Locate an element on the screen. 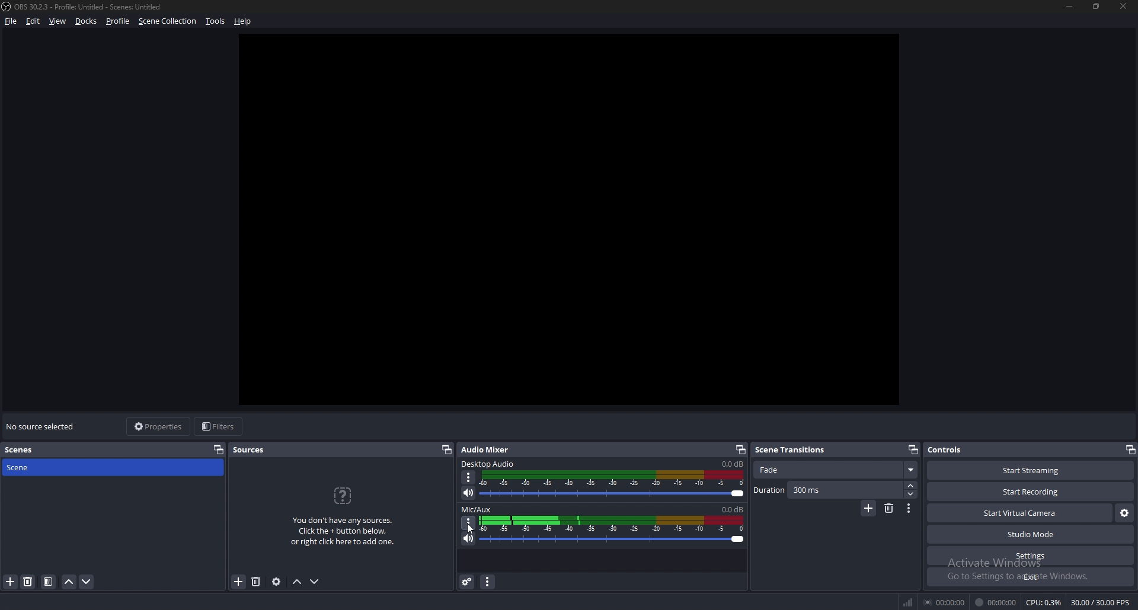 The width and height of the screenshot is (1138, 610). view is located at coordinates (57, 21).